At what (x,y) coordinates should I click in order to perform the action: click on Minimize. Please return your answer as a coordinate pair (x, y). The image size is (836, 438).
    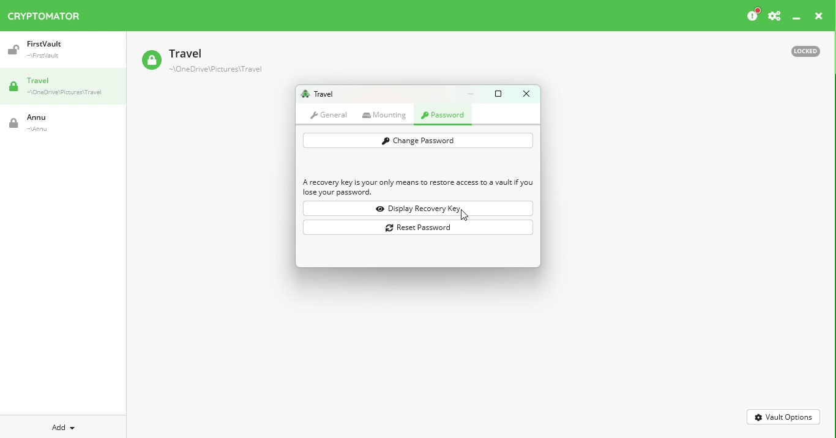
    Looking at the image, I should click on (797, 19).